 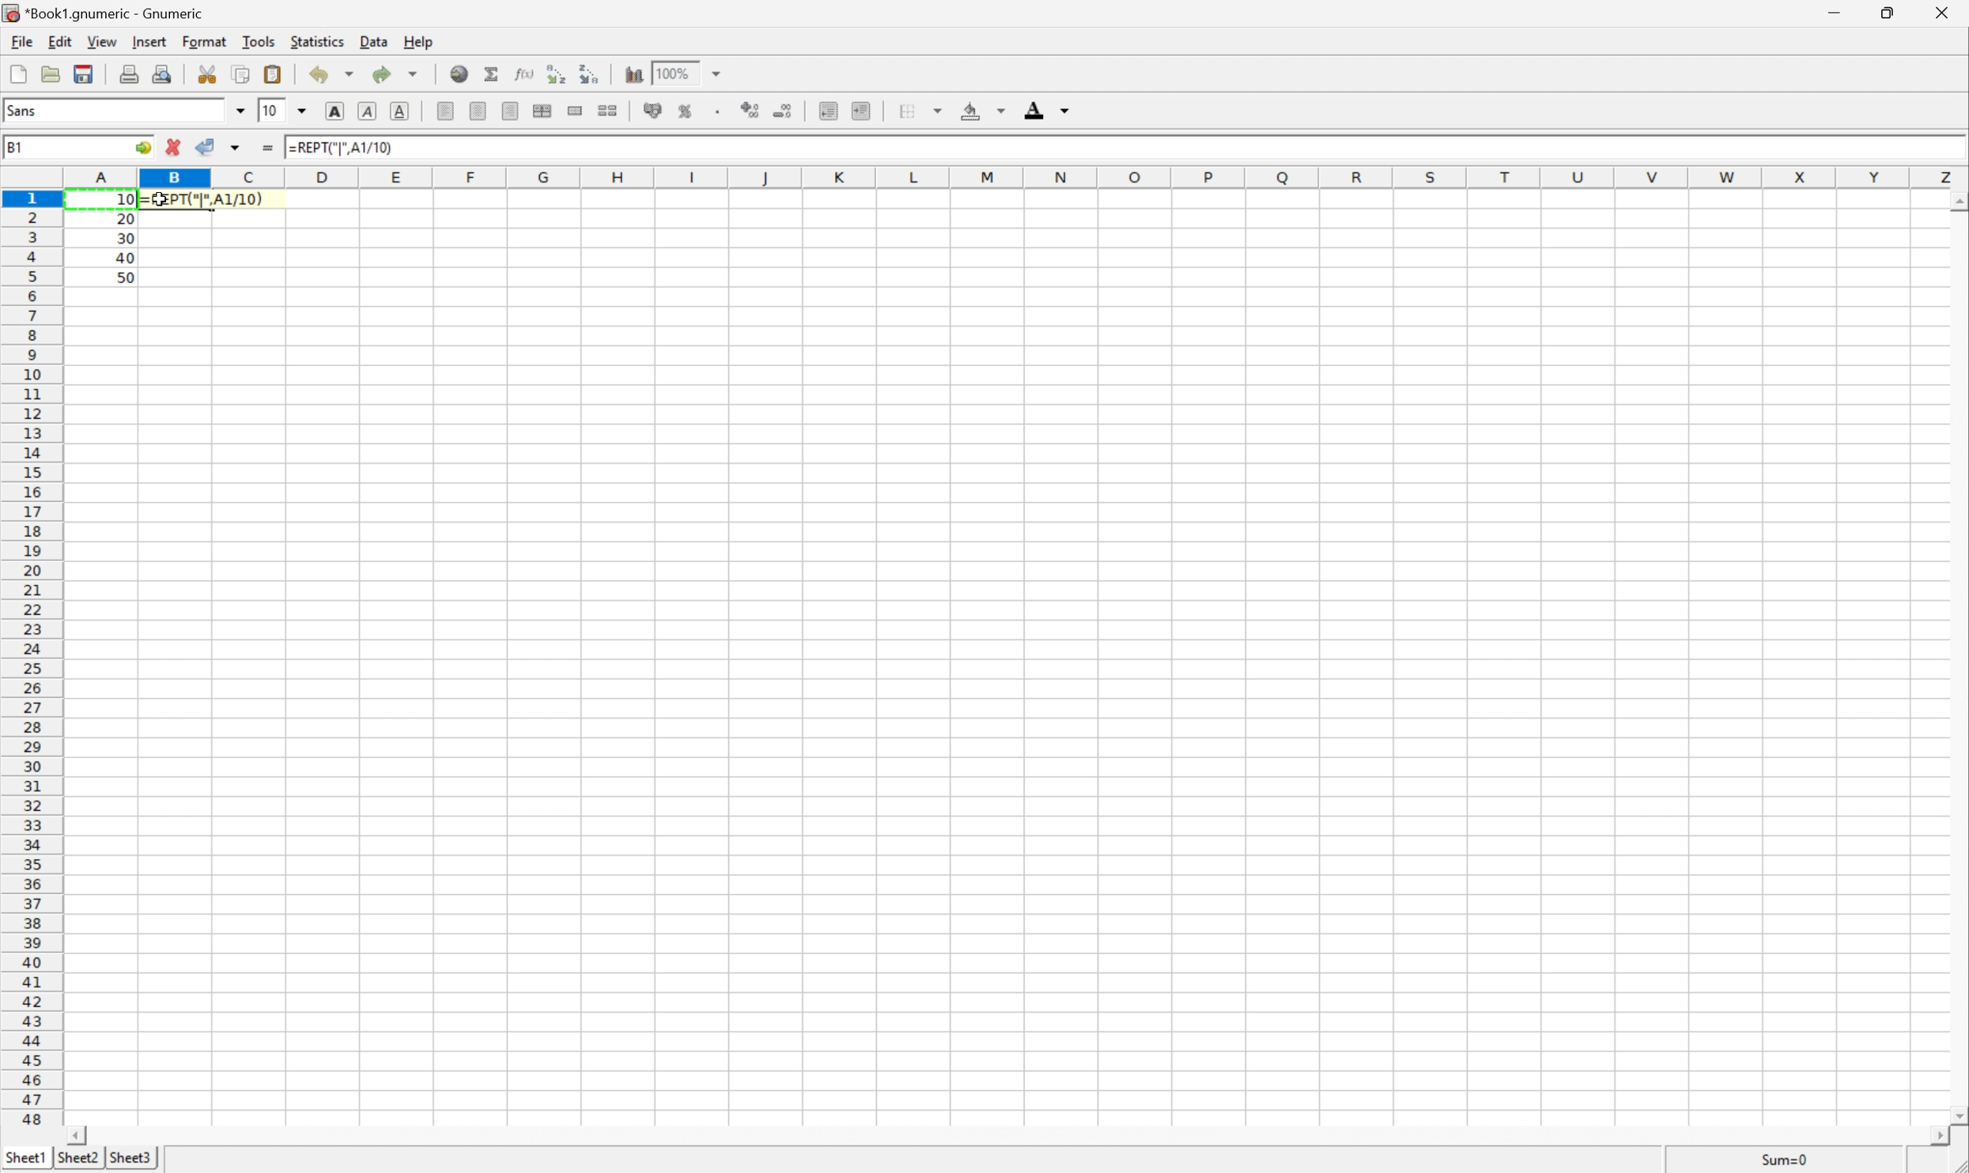 I want to click on Center Horizontally, so click(x=479, y=109).